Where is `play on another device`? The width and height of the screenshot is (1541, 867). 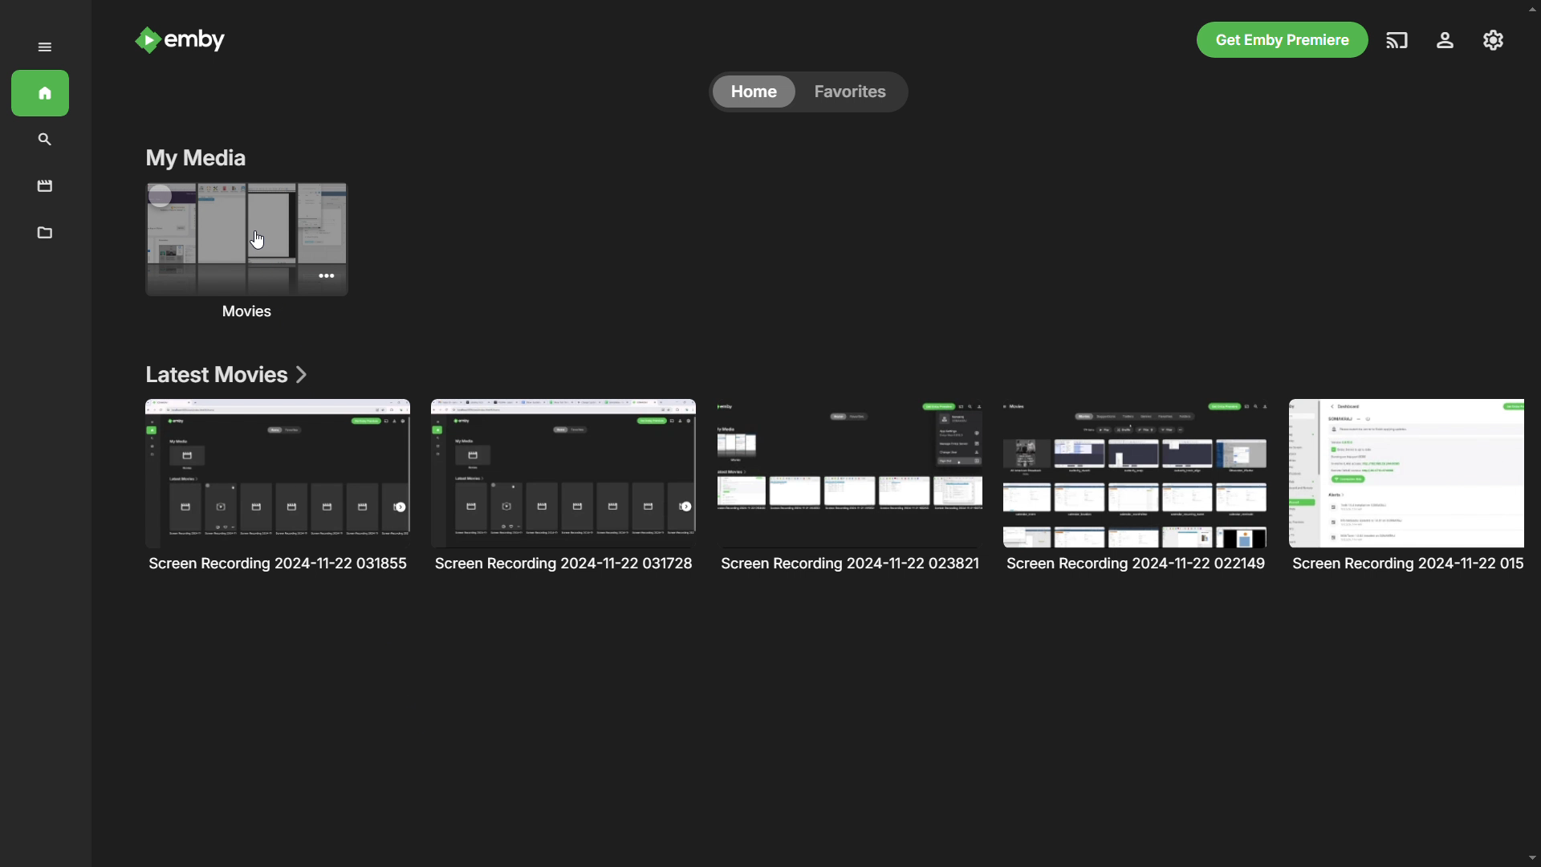
play on another device is located at coordinates (1396, 42).